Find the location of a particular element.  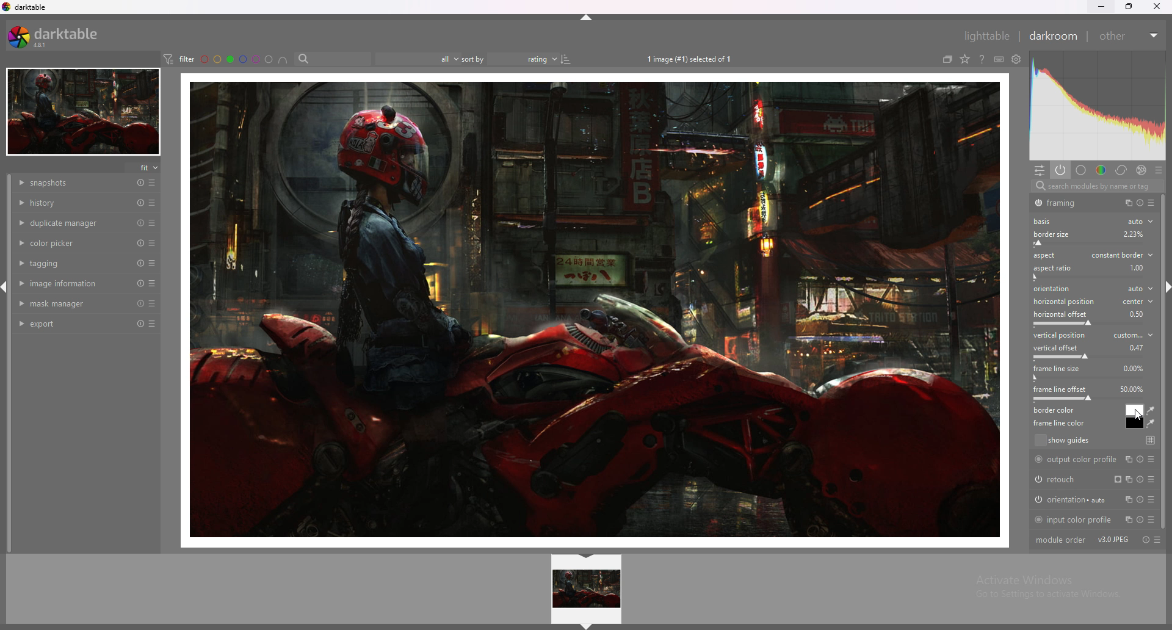

show active modules is located at coordinates (1059, 170).